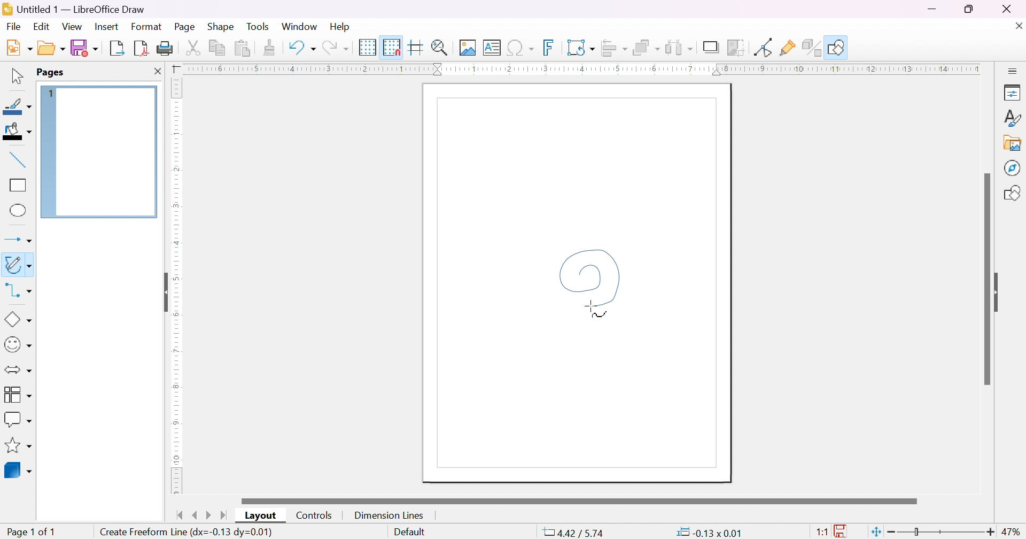  I want to click on , so click(14, 27).